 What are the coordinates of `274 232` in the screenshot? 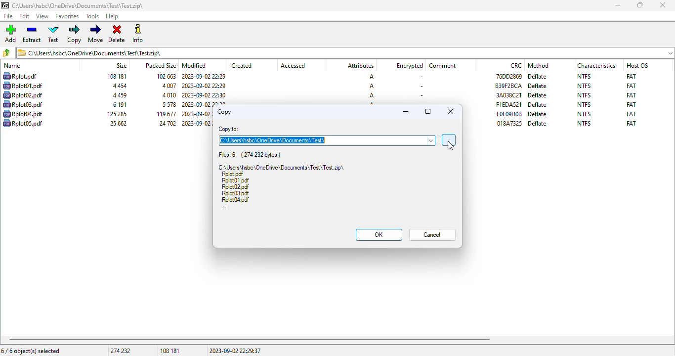 It's located at (120, 351).